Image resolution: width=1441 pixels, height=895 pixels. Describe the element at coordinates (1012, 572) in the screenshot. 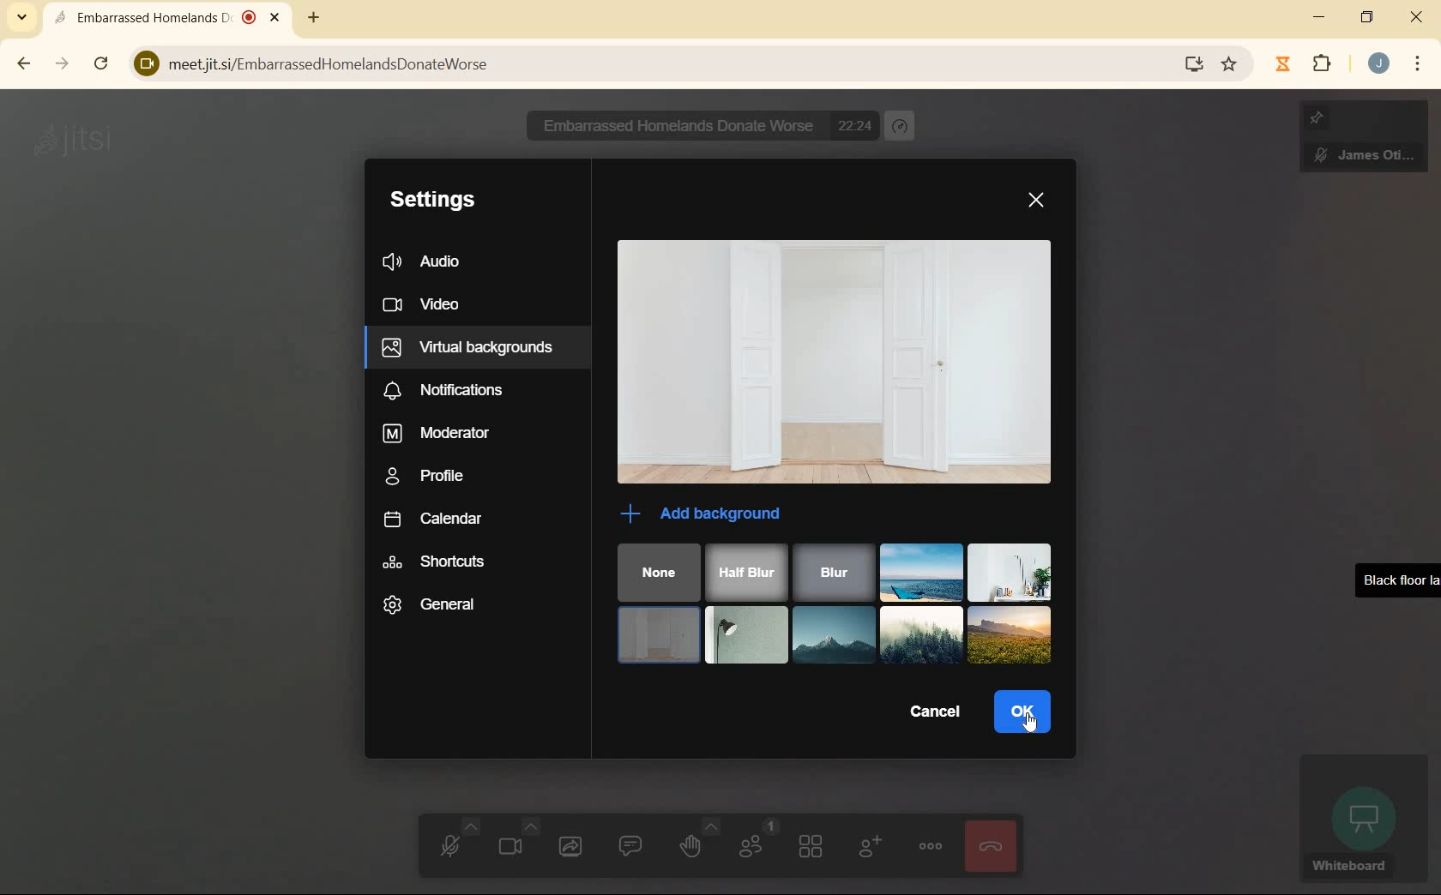

I see `white neutral wall` at that location.